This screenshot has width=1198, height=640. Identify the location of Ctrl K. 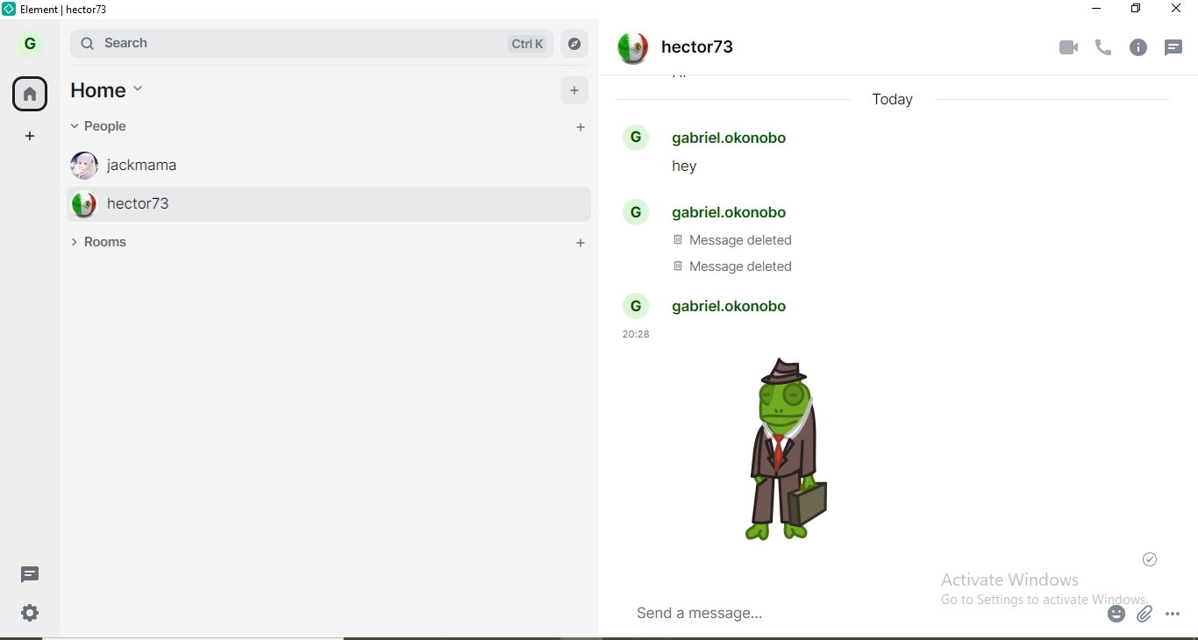
(528, 44).